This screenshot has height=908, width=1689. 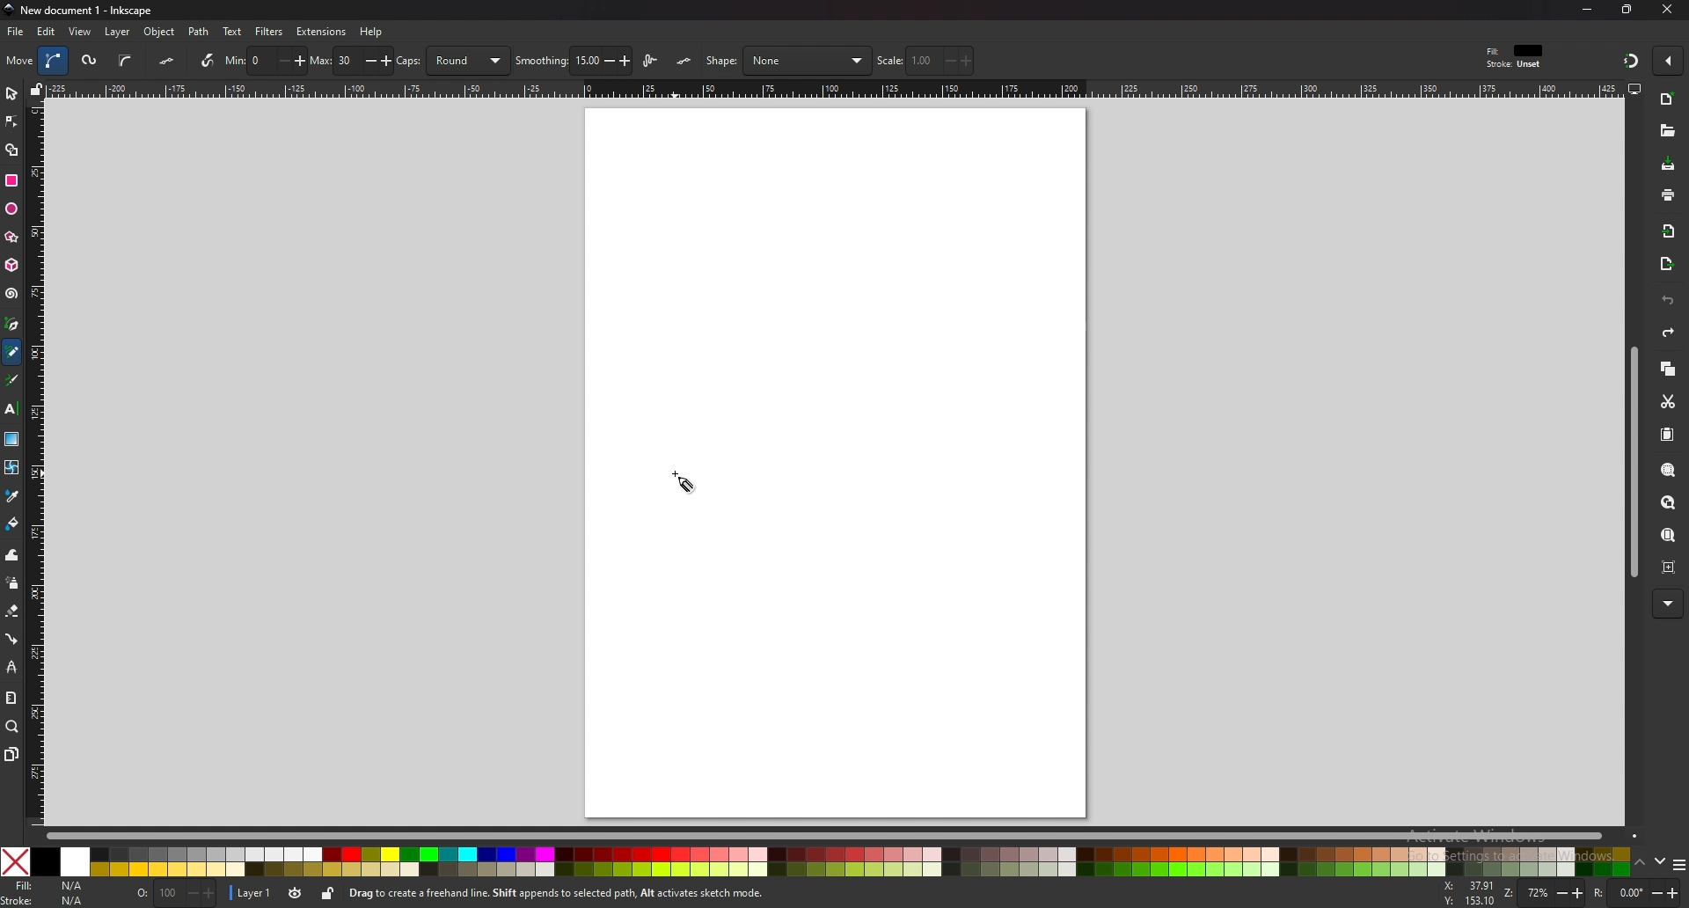 I want to click on b spline path, so click(x=125, y=60).